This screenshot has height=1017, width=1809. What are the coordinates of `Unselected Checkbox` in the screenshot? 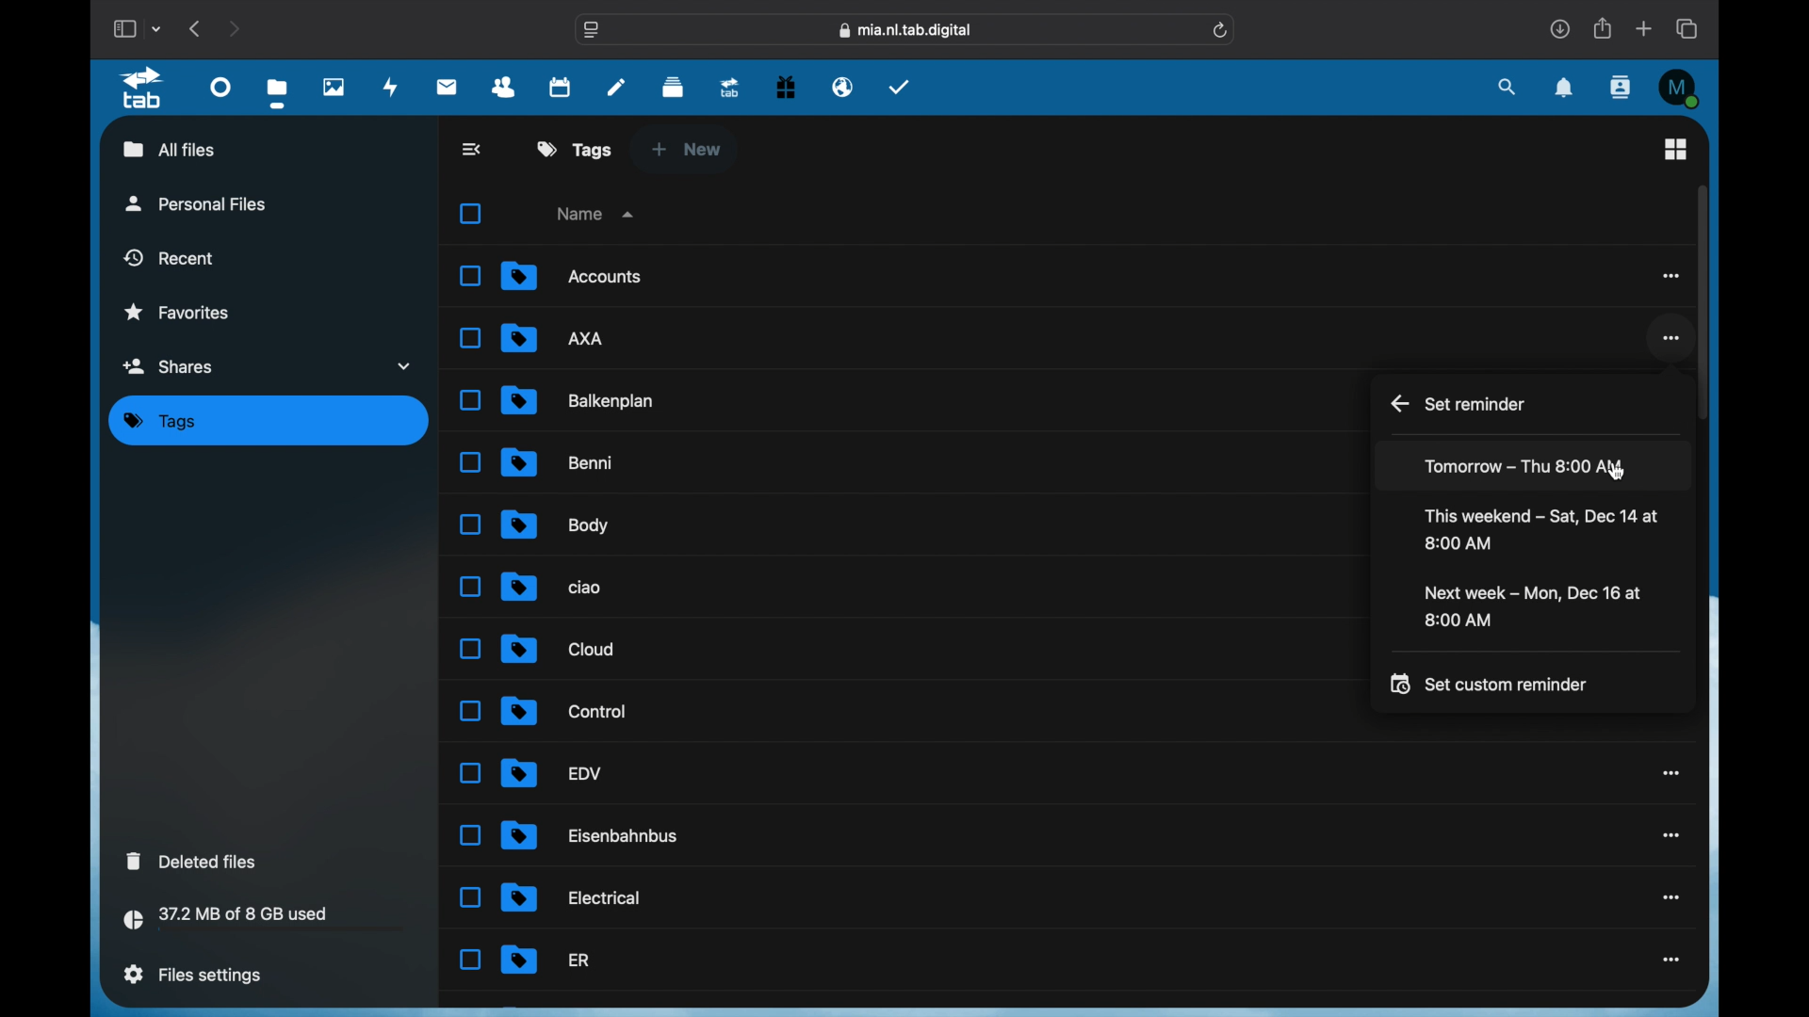 It's located at (468, 834).